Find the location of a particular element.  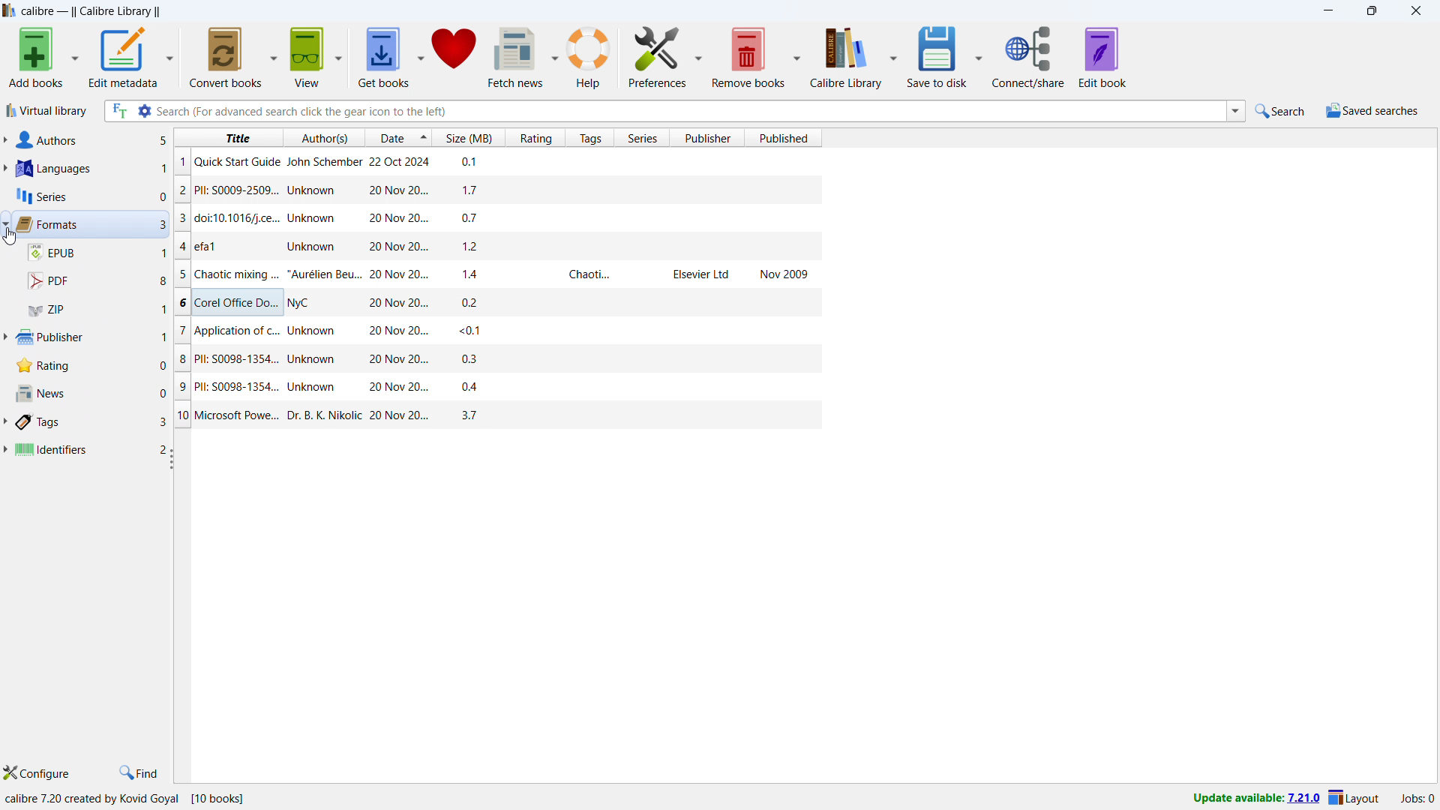

one book entry is located at coordinates (494, 163).